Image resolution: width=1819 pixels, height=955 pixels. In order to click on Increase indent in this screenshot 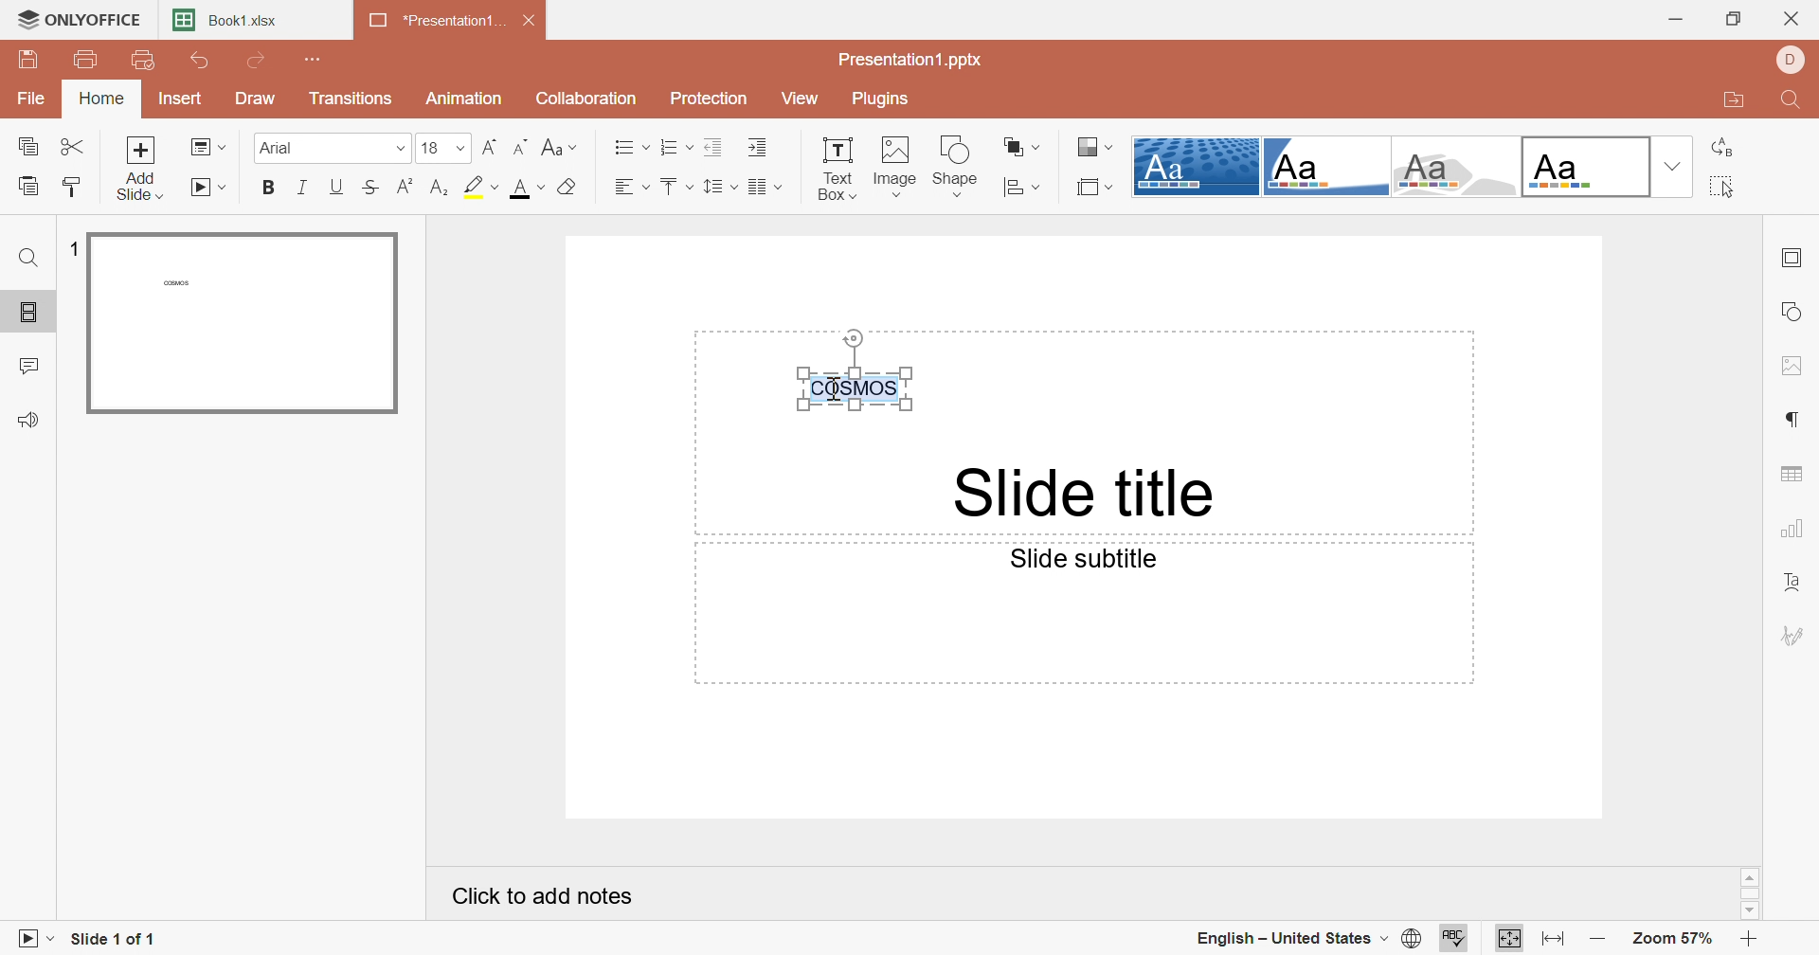, I will do `click(754, 147)`.